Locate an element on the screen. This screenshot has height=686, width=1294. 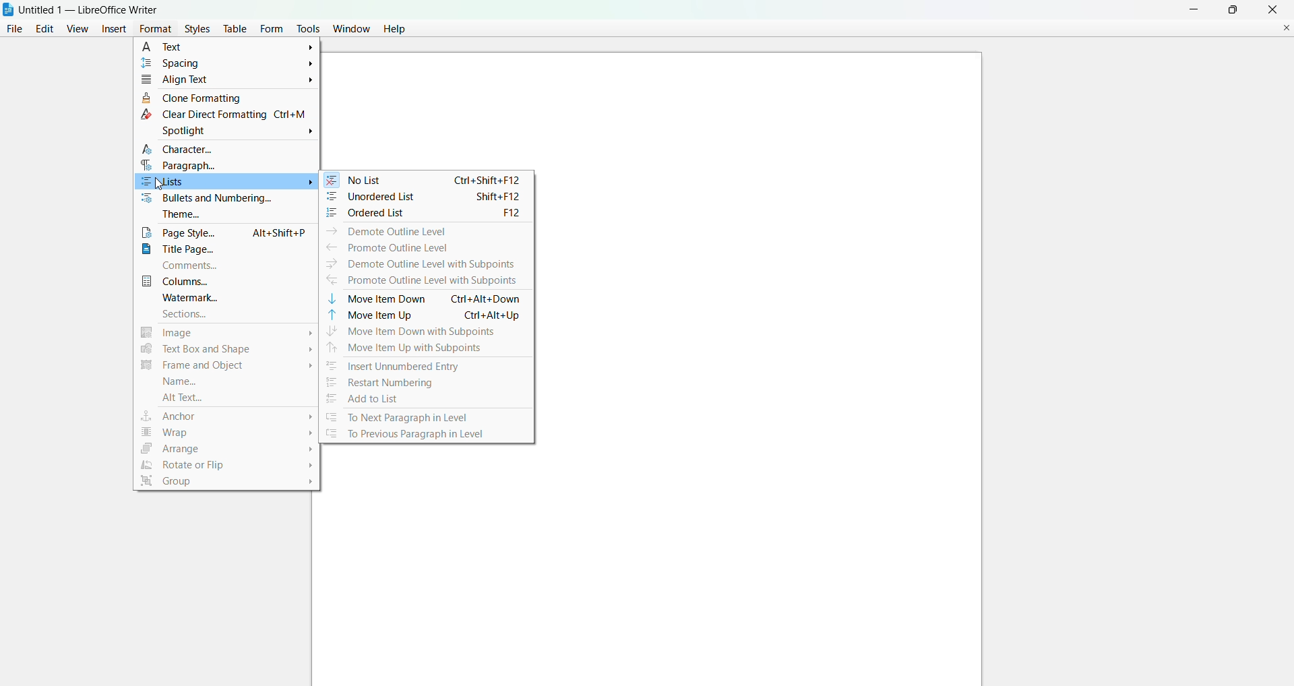
file is located at coordinates (15, 30).